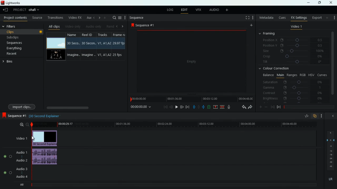 The height and width of the screenshot is (189, 337). Describe the element at coordinates (251, 25) in the screenshot. I see `add` at that location.